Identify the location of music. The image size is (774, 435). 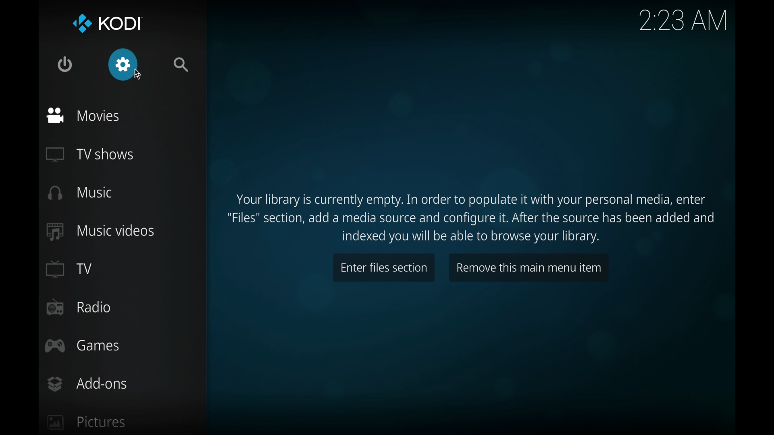
(81, 192).